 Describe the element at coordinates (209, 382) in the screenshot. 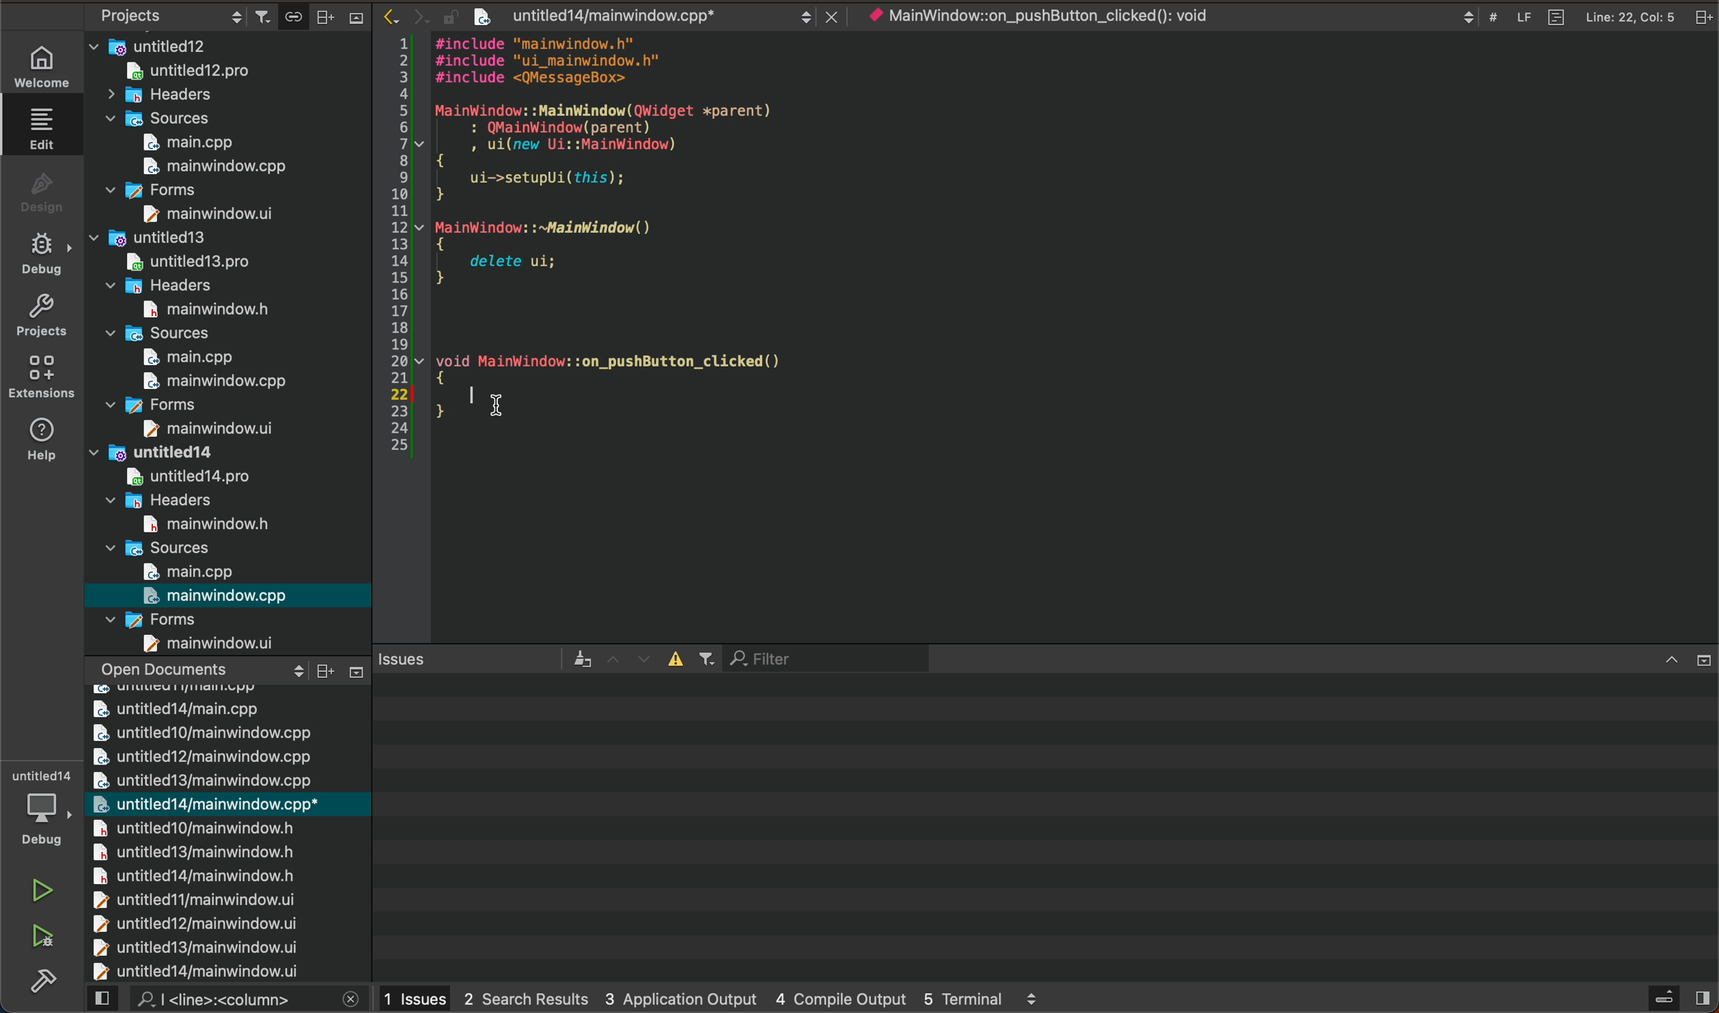

I see `main window` at that location.